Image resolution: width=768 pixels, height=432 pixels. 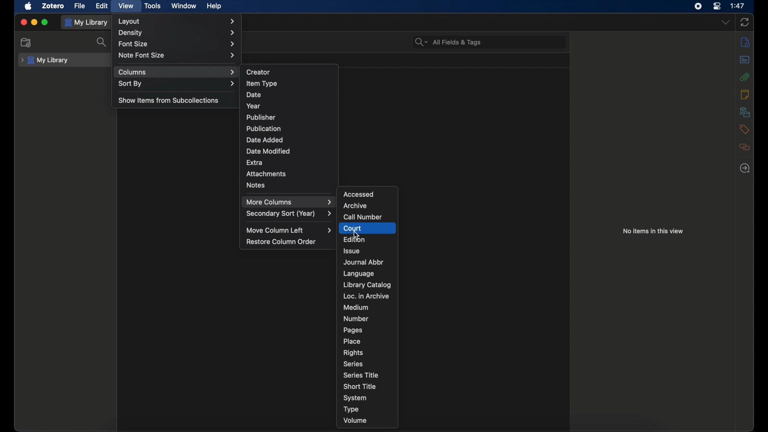 I want to click on new collection, so click(x=27, y=42).